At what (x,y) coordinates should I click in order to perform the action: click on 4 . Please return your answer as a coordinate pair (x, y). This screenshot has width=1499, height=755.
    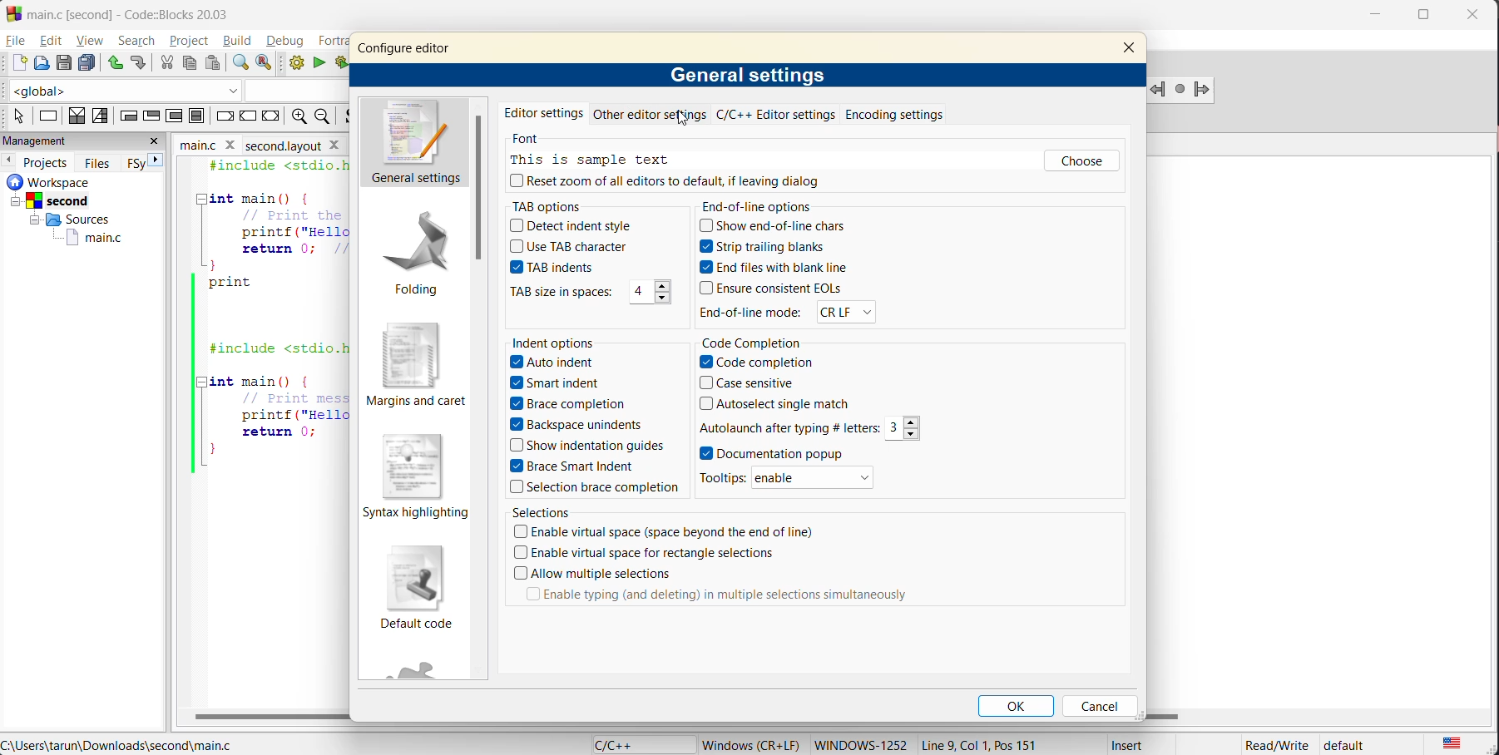
    Looking at the image, I should click on (651, 292).